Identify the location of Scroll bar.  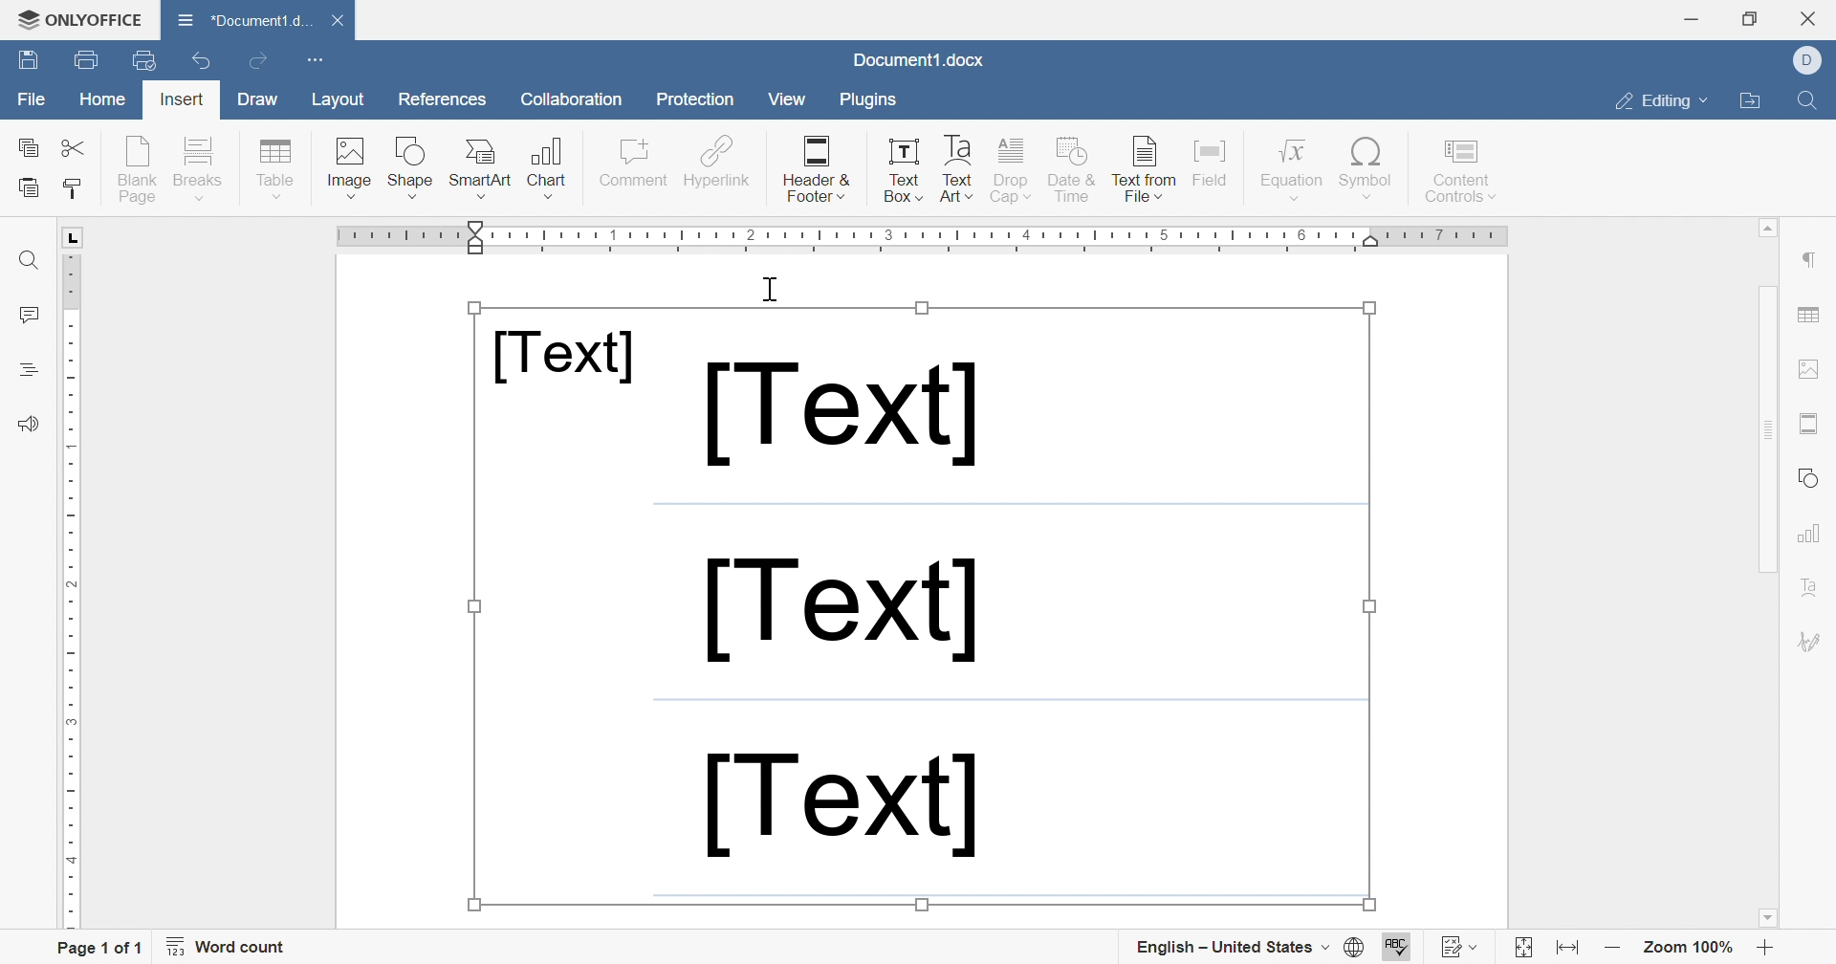
(1775, 537).